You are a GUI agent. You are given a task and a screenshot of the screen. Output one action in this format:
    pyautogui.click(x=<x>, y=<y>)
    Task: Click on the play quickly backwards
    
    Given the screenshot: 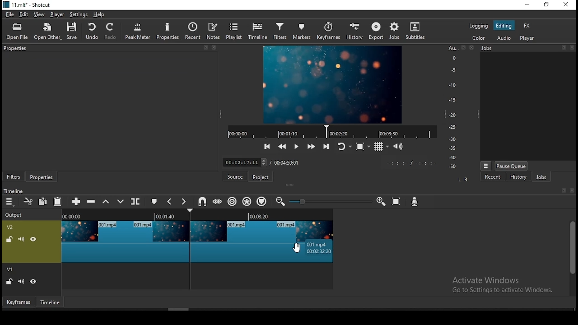 What is the action you would take?
    pyautogui.click(x=282, y=146)
    